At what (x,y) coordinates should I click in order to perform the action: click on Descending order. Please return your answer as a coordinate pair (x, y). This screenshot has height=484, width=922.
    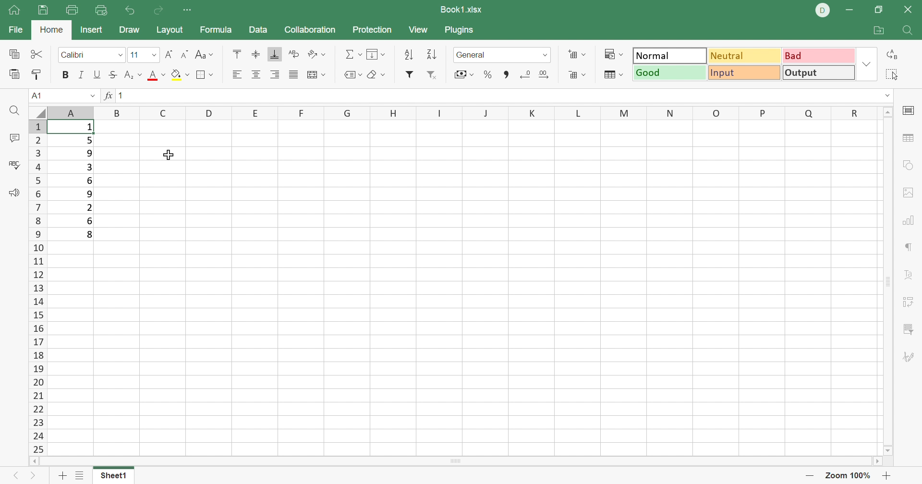
    Looking at the image, I should click on (431, 54).